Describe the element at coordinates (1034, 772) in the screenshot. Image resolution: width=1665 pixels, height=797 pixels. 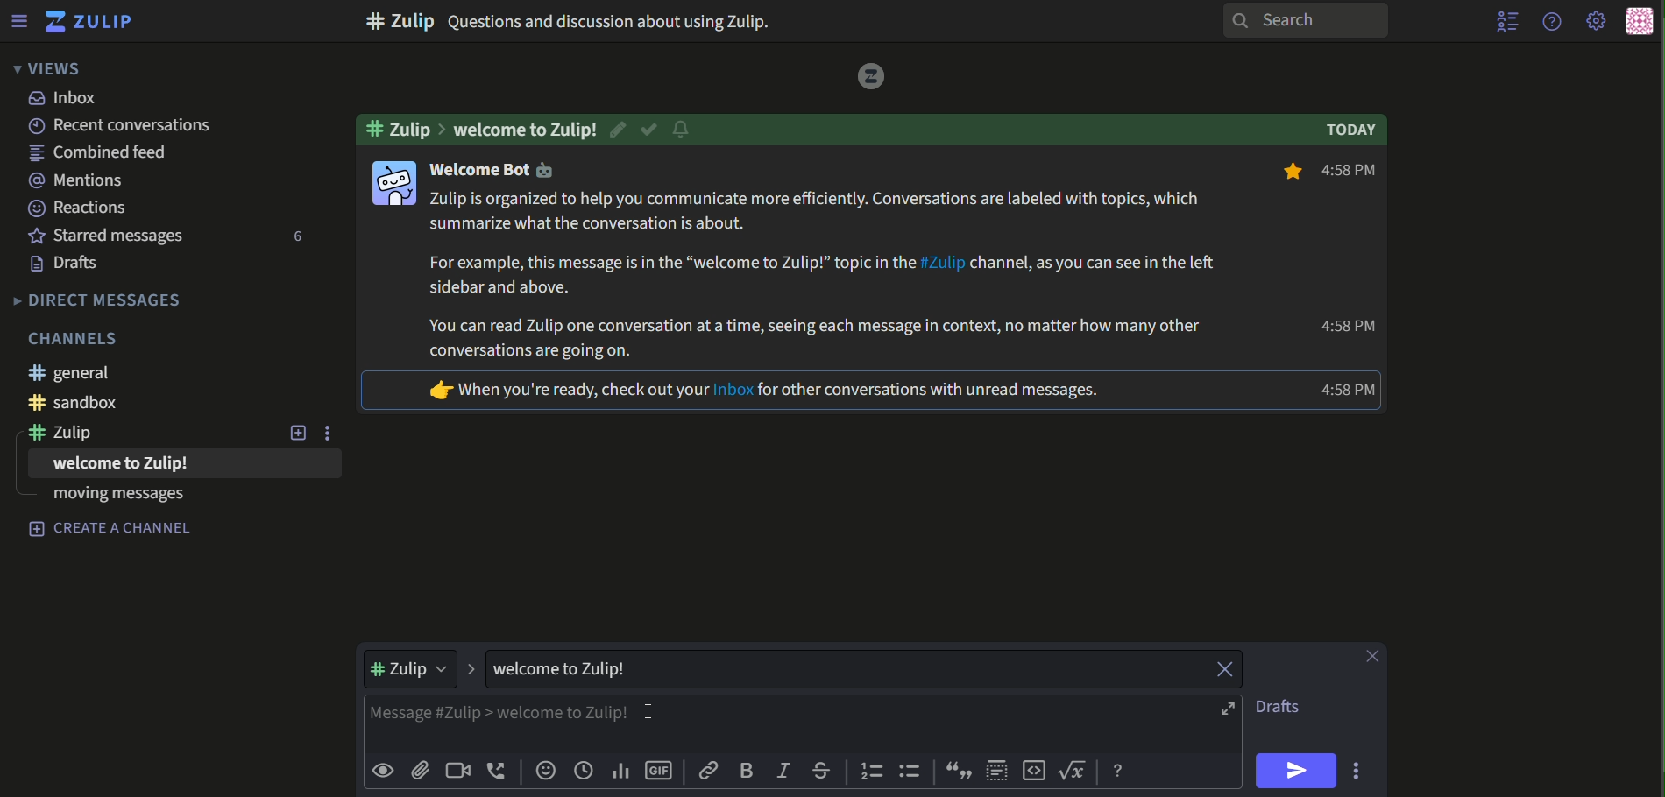
I see `code` at that location.